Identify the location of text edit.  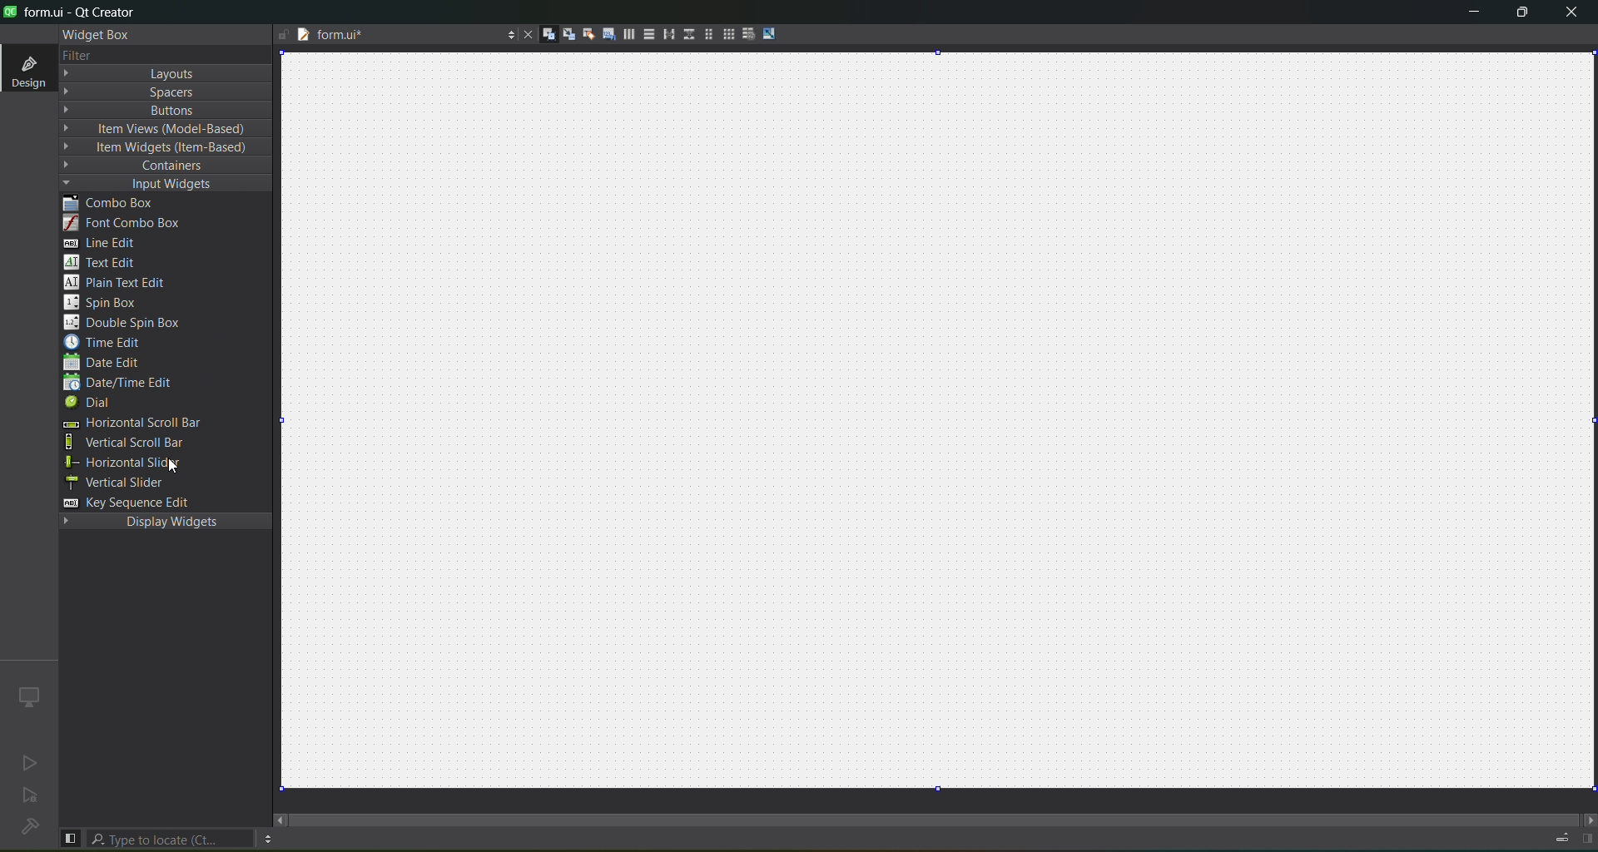
(105, 264).